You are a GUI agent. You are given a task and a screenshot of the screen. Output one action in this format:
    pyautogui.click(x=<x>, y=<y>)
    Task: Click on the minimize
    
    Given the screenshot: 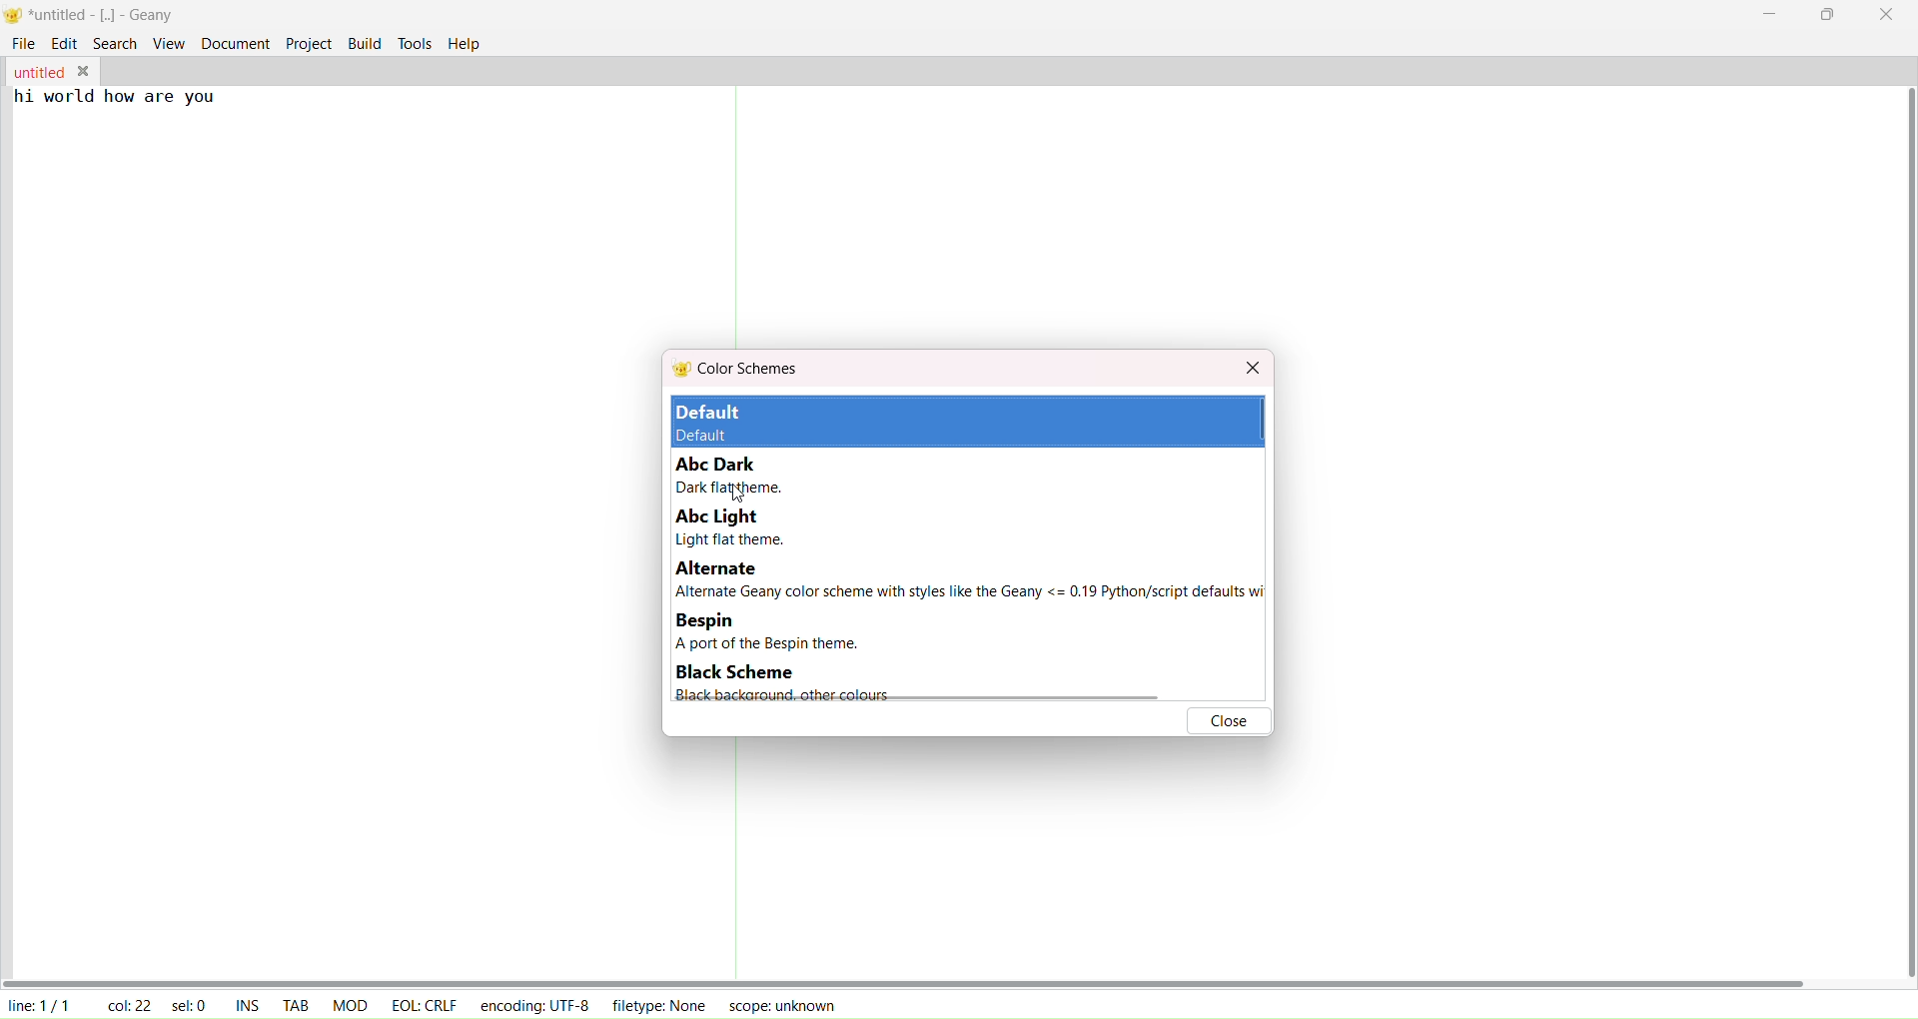 What is the action you would take?
    pyautogui.click(x=1772, y=12)
    